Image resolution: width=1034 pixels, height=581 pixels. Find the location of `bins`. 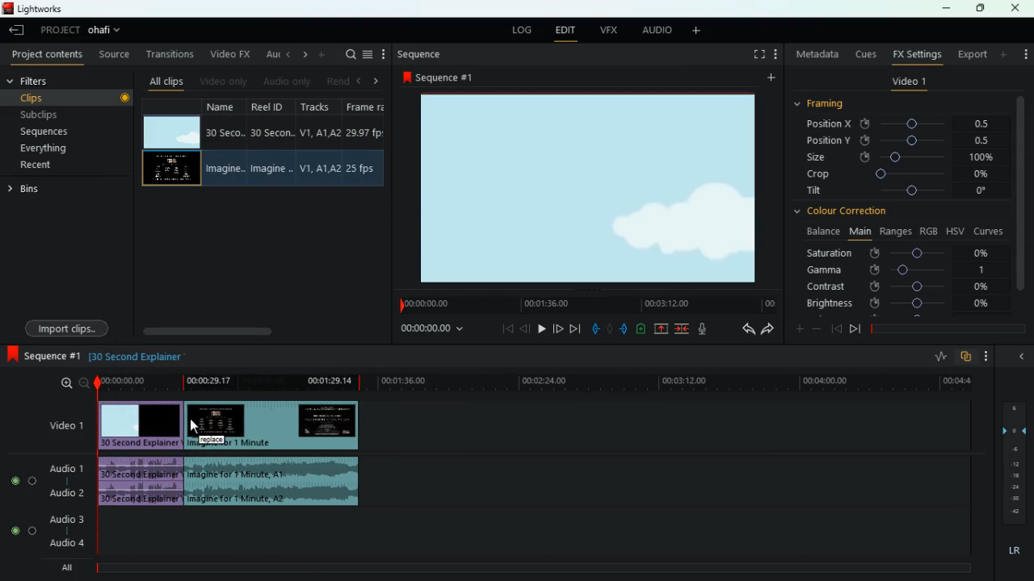

bins is located at coordinates (27, 191).